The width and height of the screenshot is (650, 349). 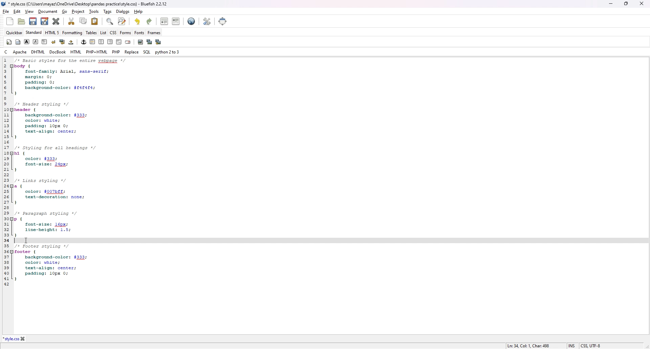 What do you see at coordinates (27, 42) in the screenshot?
I see `bold` at bounding box center [27, 42].